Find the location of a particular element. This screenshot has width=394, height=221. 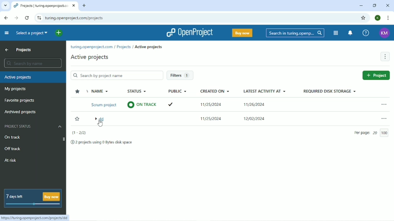

Select a project is located at coordinates (31, 34).